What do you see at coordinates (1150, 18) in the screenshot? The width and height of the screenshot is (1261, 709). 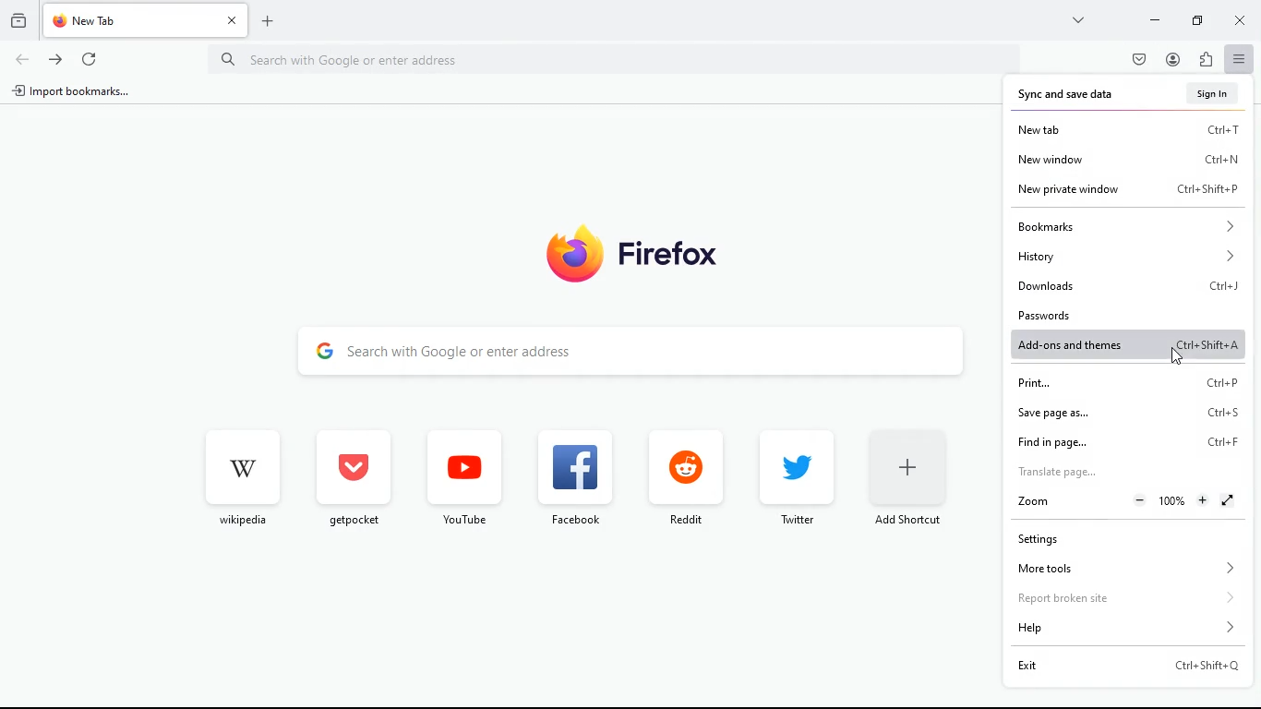 I see `minimize` at bounding box center [1150, 18].